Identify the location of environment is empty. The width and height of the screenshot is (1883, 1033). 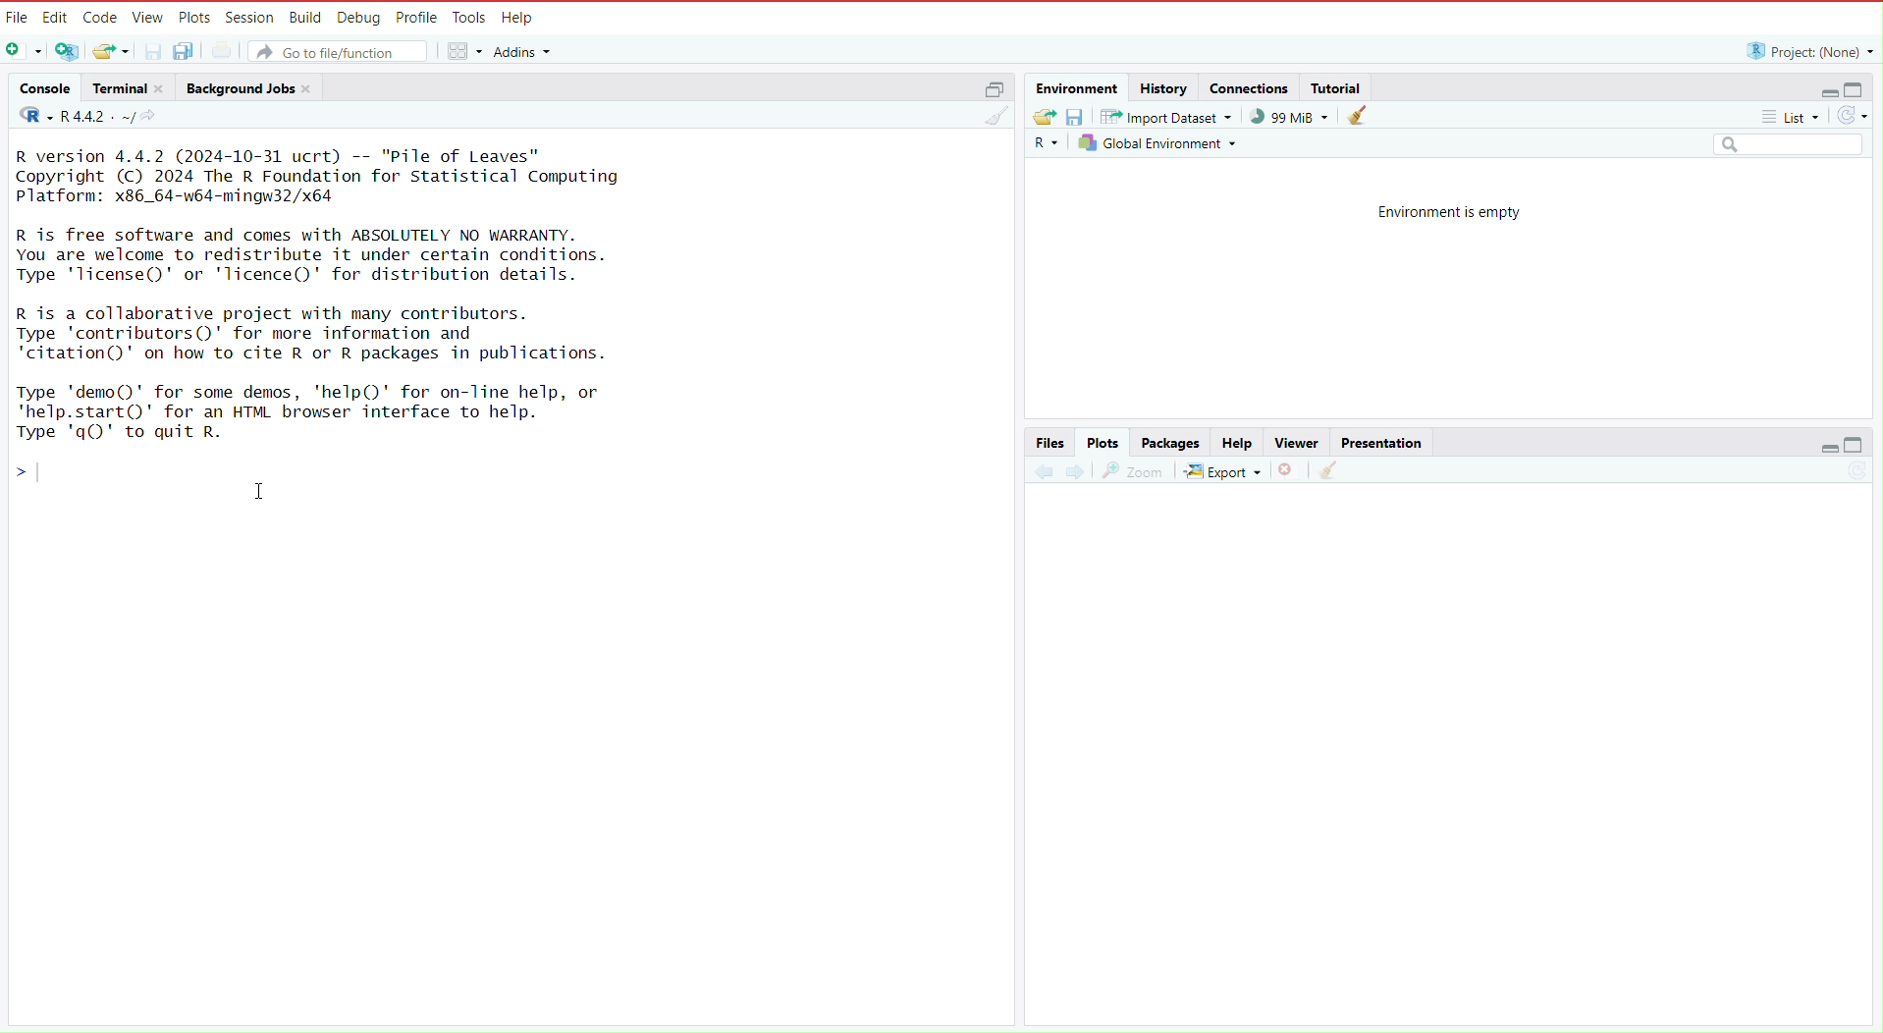
(1438, 210).